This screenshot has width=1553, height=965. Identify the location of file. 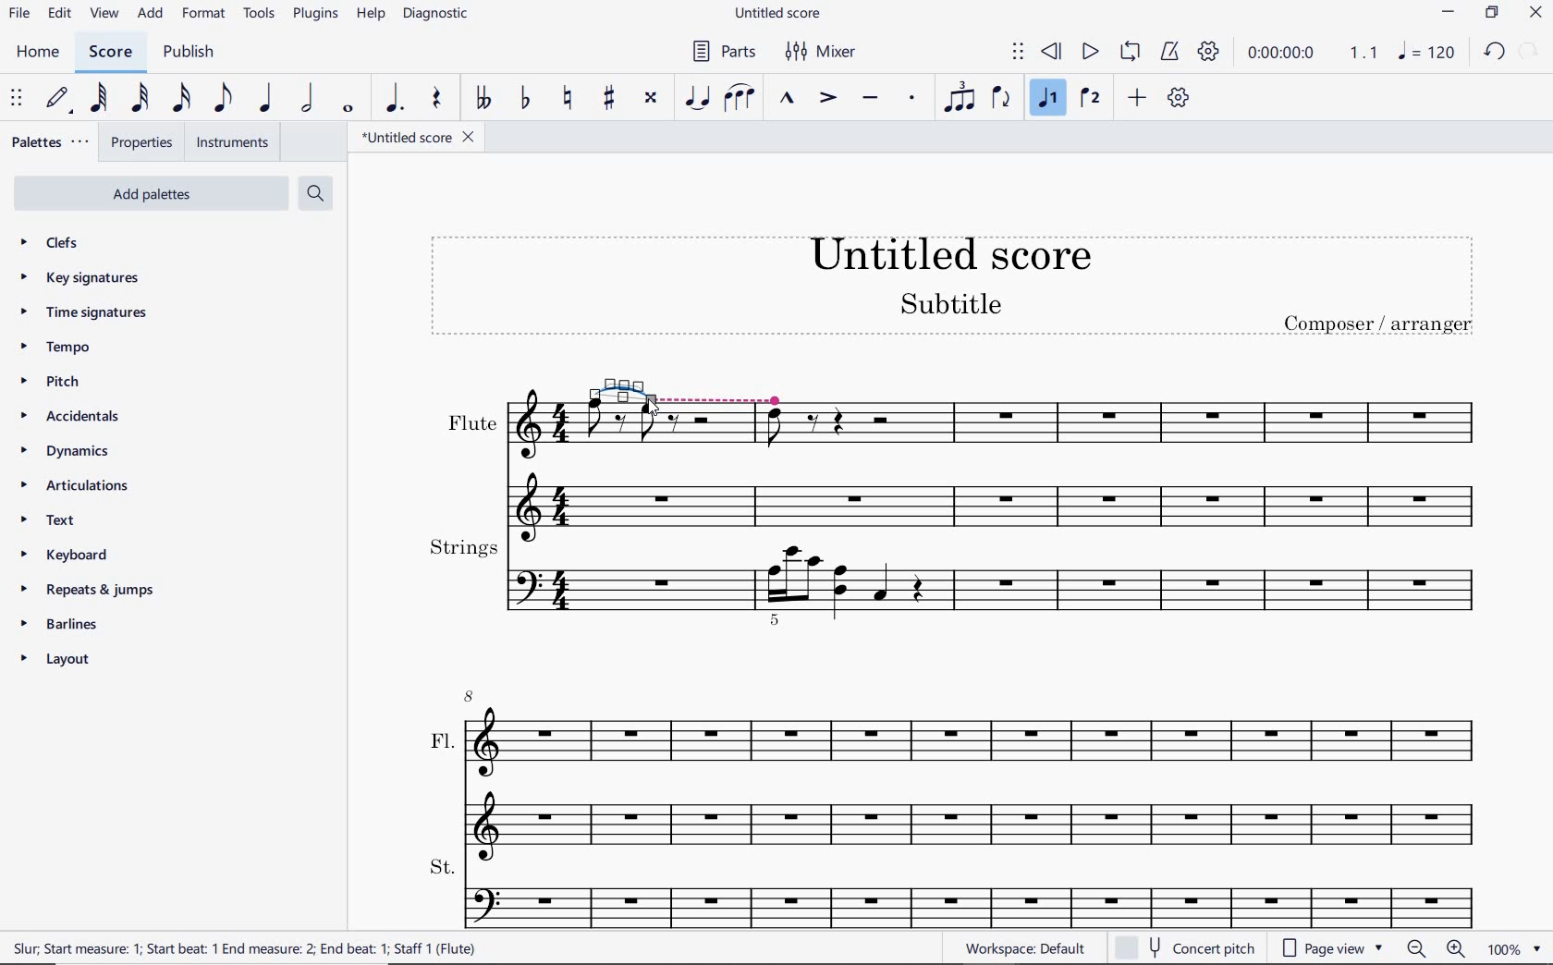
(23, 13).